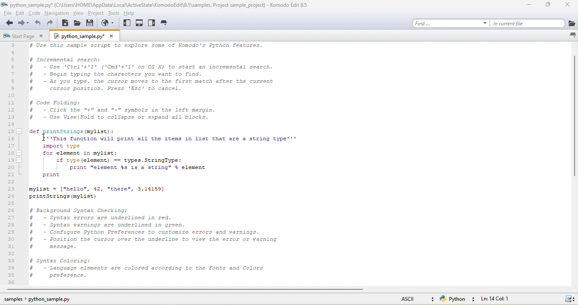 This screenshot has width=578, height=305. I want to click on tools, so click(116, 14).